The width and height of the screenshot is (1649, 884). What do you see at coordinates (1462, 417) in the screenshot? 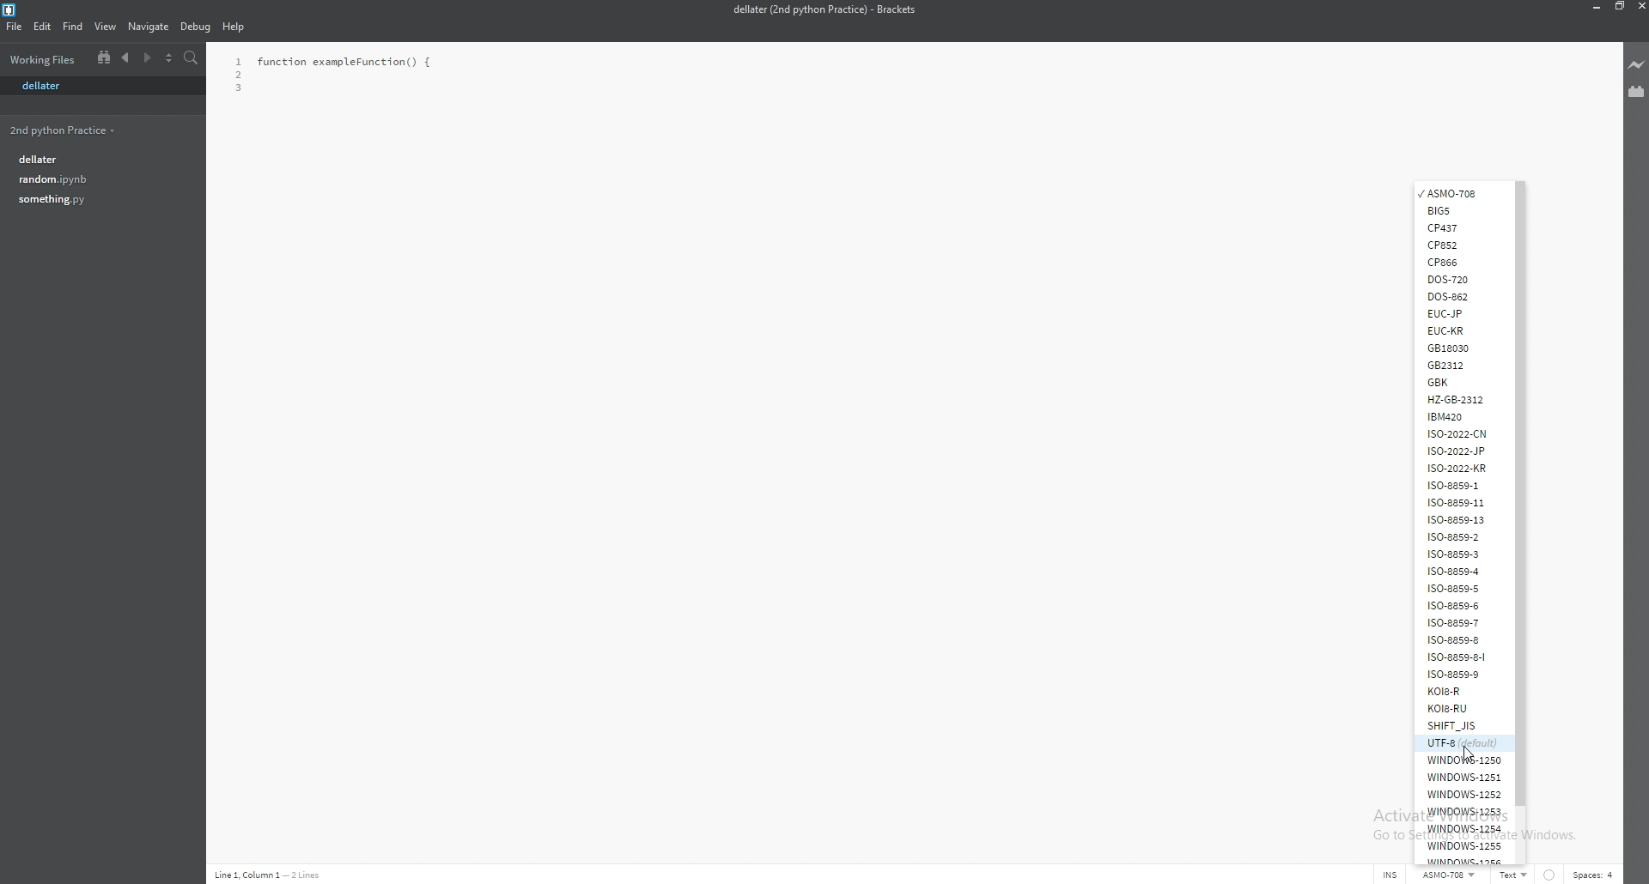
I see `ibm420` at bounding box center [1462, 417].